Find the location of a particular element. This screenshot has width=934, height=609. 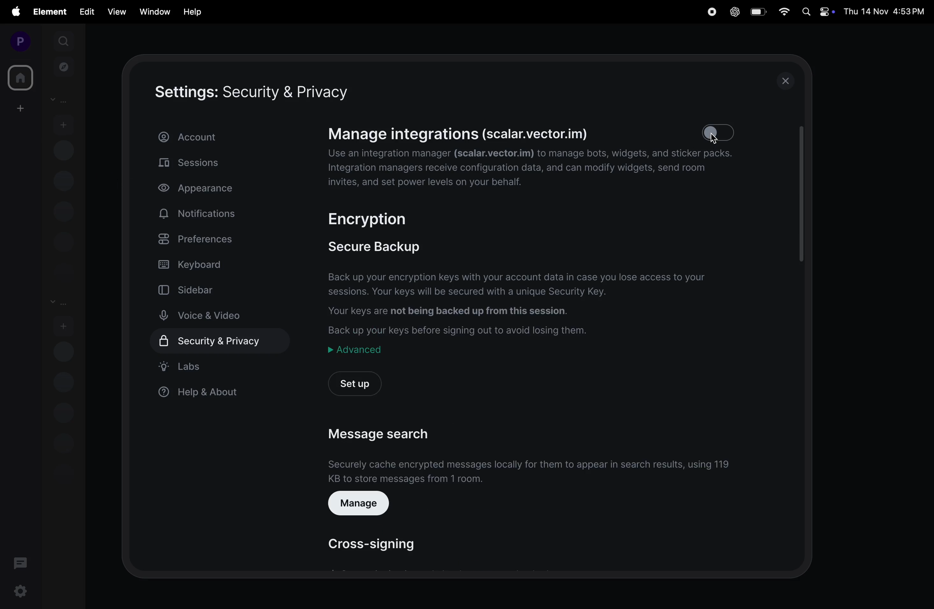

Manage integrations (scalar.vector.im) is located at coordinates (455, 134).